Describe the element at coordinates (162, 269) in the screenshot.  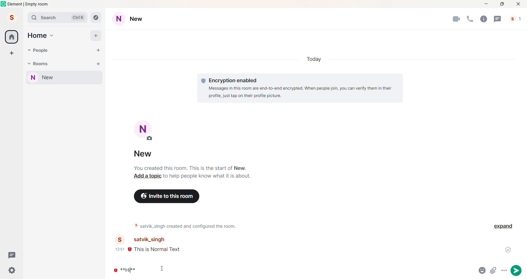
I see `cursor` at that location.